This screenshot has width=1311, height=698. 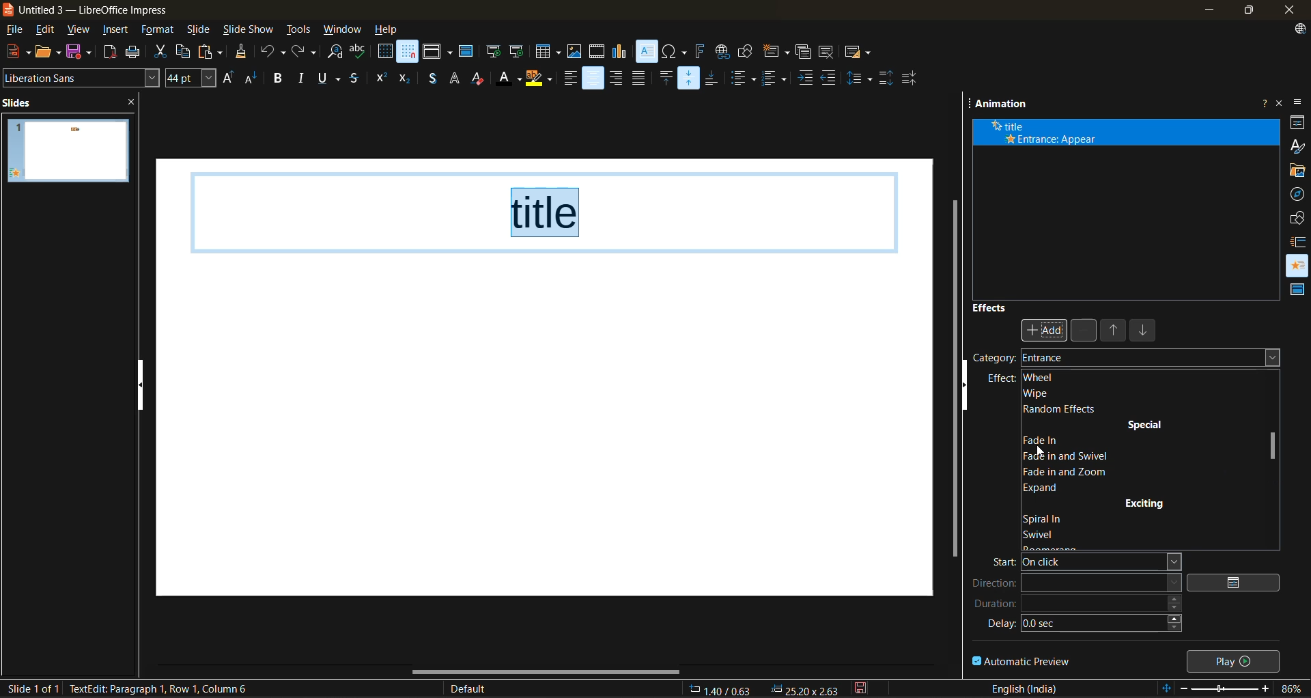 I want to click on align right, so click(x=617, y=79).